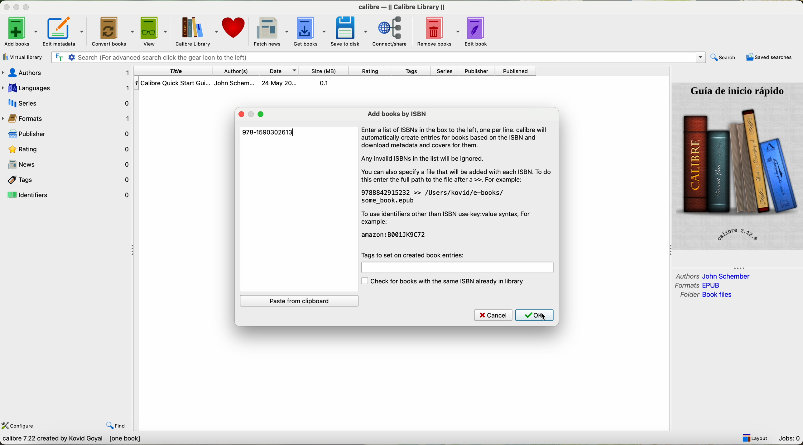  I want to click on get books, so click(311, 31).